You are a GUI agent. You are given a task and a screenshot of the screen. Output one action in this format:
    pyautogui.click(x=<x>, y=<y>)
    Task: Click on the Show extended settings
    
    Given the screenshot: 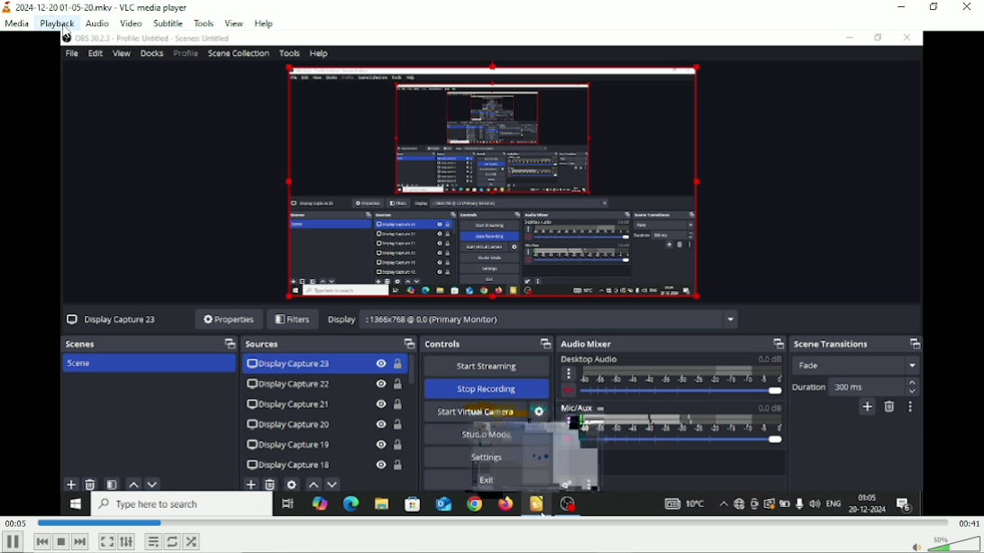 What is the action you would take?
    pyautogui.click(x=126, y=541)
    